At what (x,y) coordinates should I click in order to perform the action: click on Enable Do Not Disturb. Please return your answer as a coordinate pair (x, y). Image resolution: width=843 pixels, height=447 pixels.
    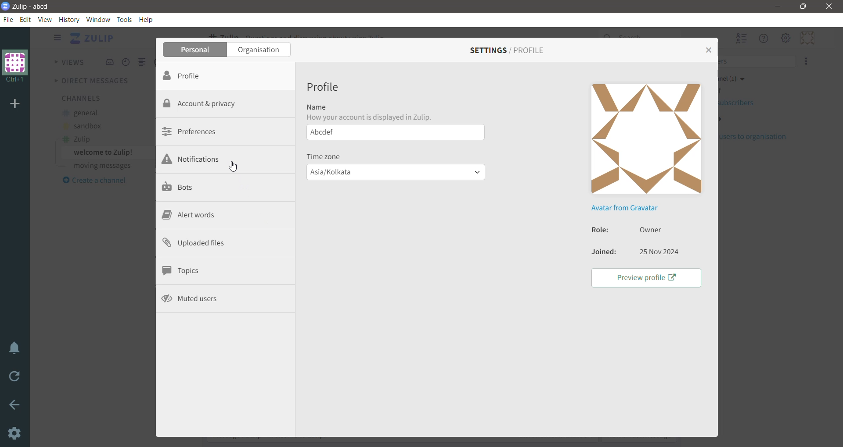
    Looking at the image, I should click on (15, 349).